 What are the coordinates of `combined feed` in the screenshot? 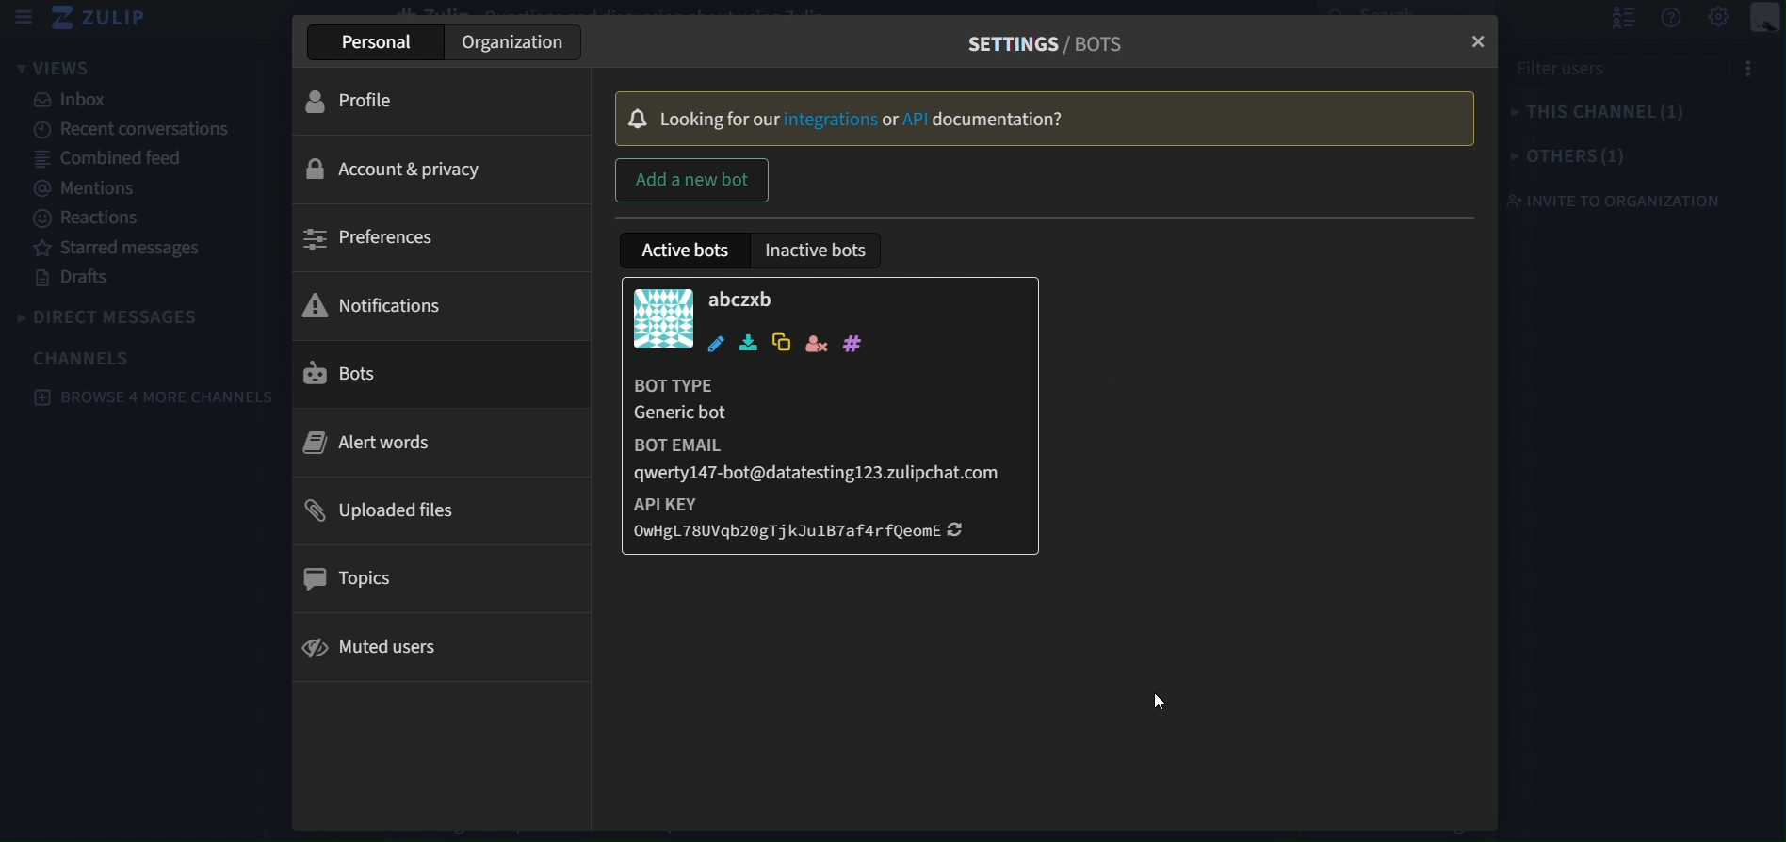 It's located at (119, 160).